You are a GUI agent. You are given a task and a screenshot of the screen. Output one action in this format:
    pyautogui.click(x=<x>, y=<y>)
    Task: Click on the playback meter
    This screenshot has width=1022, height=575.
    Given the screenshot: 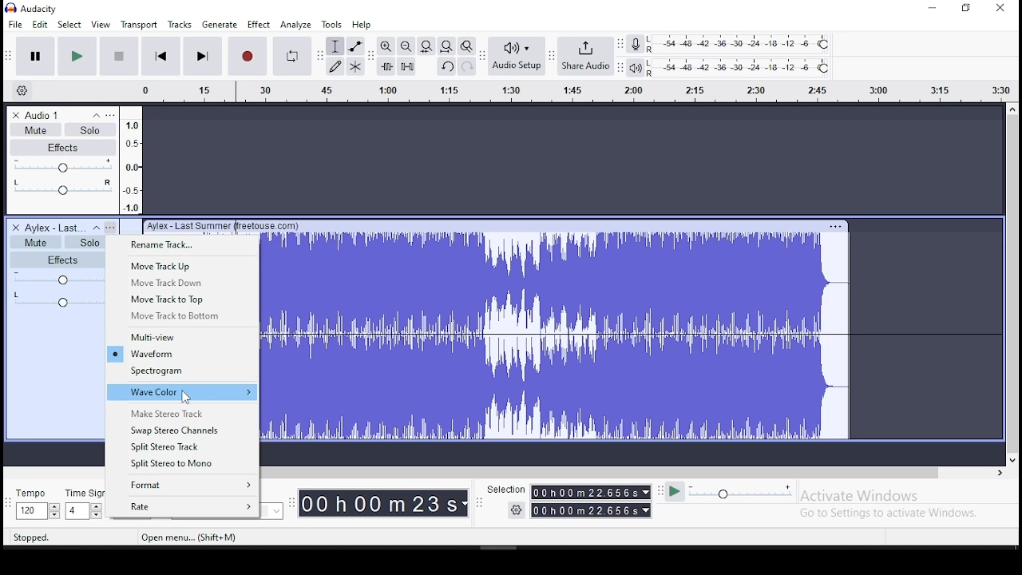 What is the action you would take?
    pyautogui.click(x=635, y=67)
    